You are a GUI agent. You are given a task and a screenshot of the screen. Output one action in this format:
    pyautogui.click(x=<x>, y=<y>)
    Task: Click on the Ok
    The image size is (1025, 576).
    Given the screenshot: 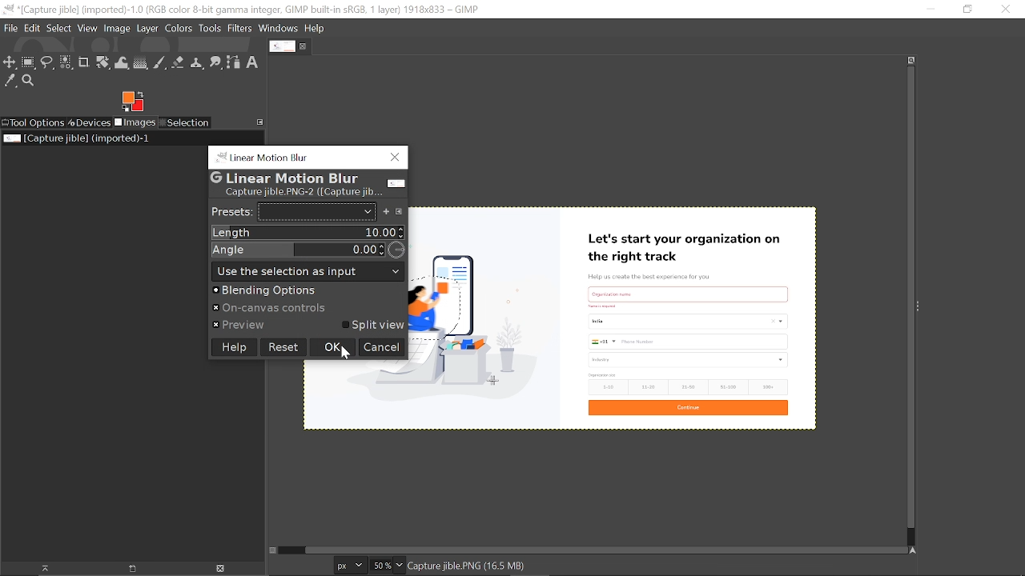 What is the action you would take?
    pyautogui.click(x=332, y=348)
    